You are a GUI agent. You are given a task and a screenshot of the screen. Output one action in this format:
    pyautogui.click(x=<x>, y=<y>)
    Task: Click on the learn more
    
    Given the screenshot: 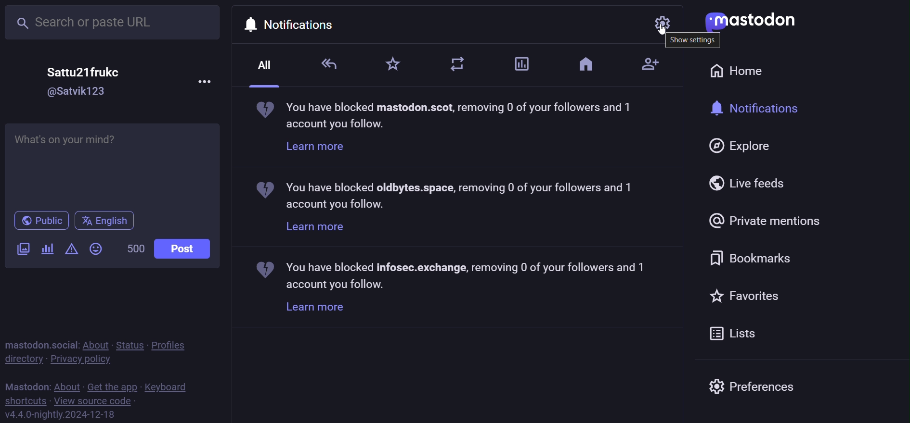 What is the action you would take?
    pyautogui.click(x=314, y=309)
    